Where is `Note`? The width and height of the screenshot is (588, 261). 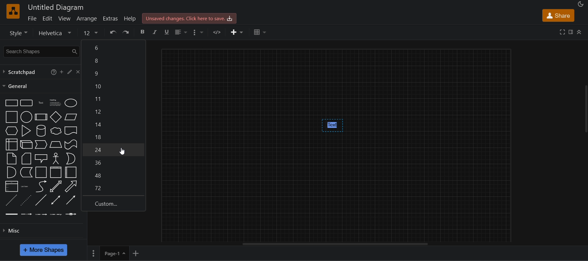
Note is located at coordinates (11, 159).